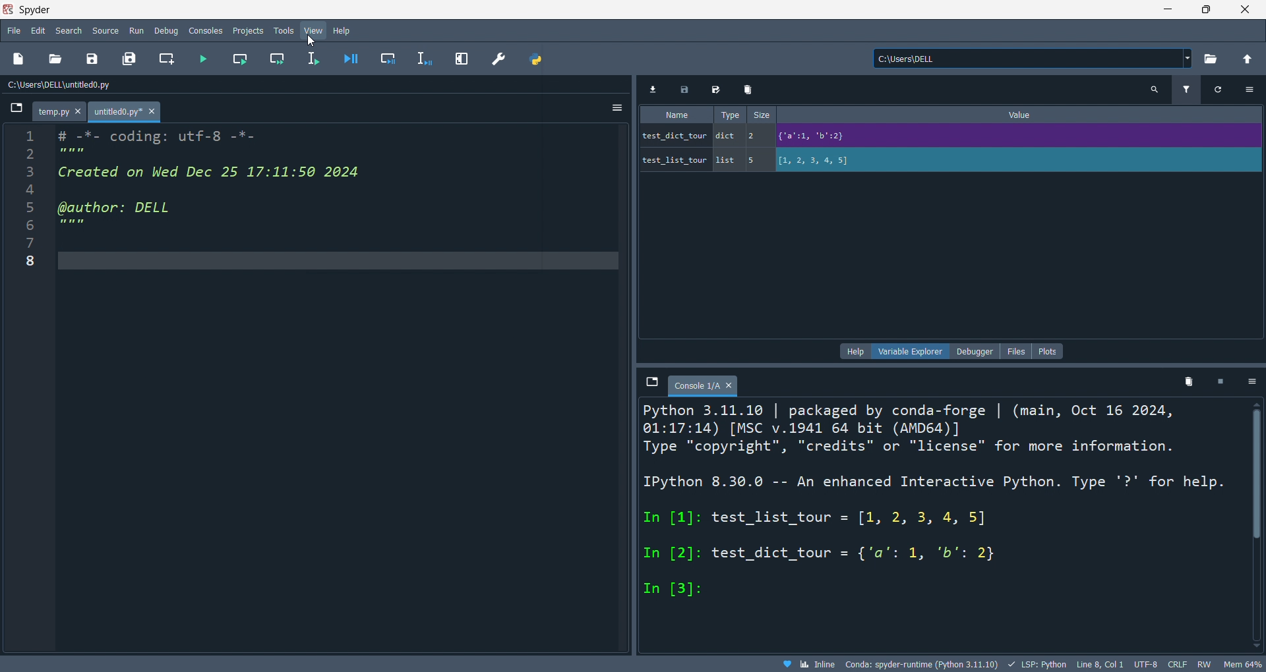  I want to click on scroll bar, so click(1253, 522).